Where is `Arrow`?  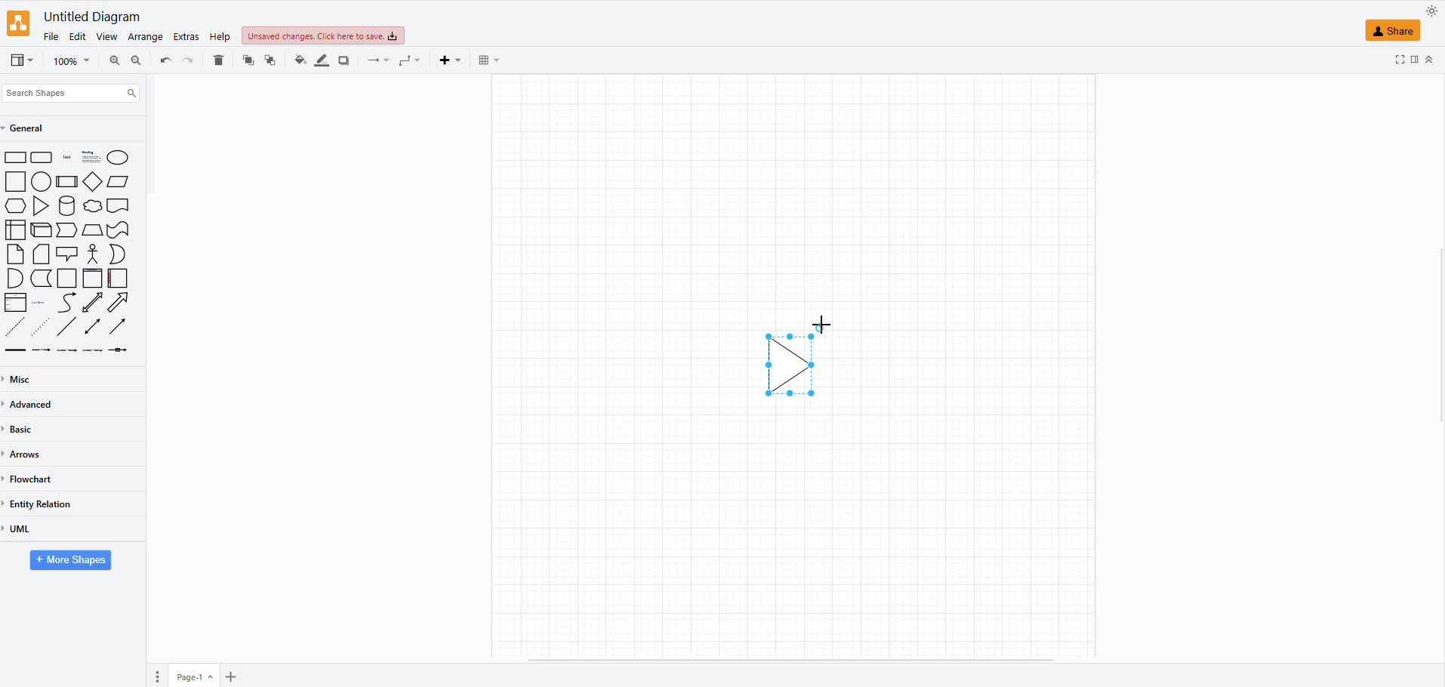
Arrow is located at coordinates (118, 325).